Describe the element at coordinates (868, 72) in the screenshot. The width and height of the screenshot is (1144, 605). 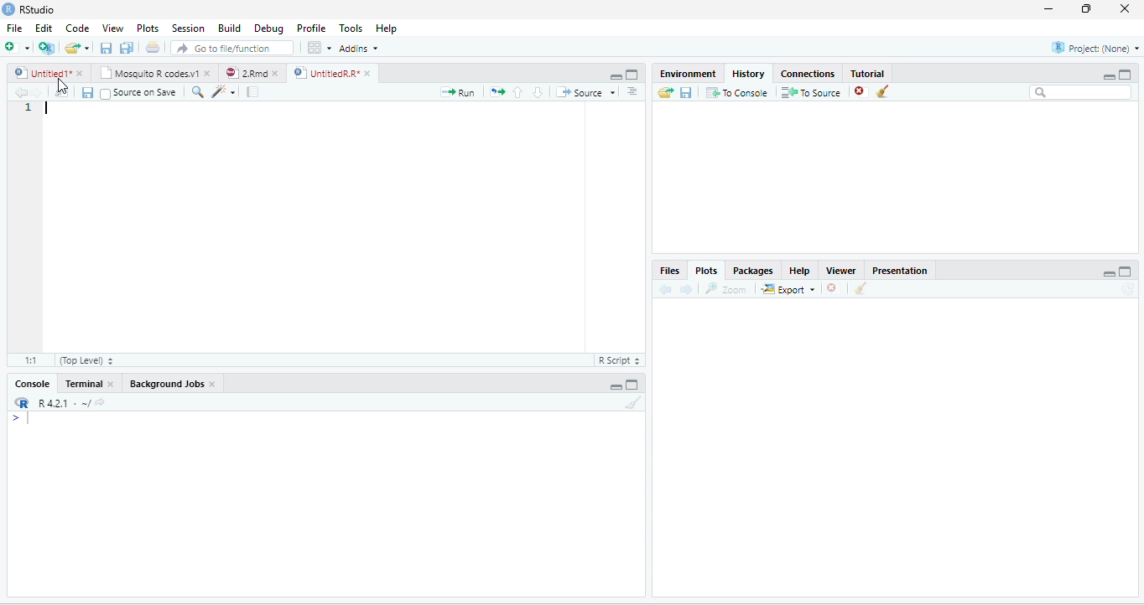
I see `Tutorial` at that location.